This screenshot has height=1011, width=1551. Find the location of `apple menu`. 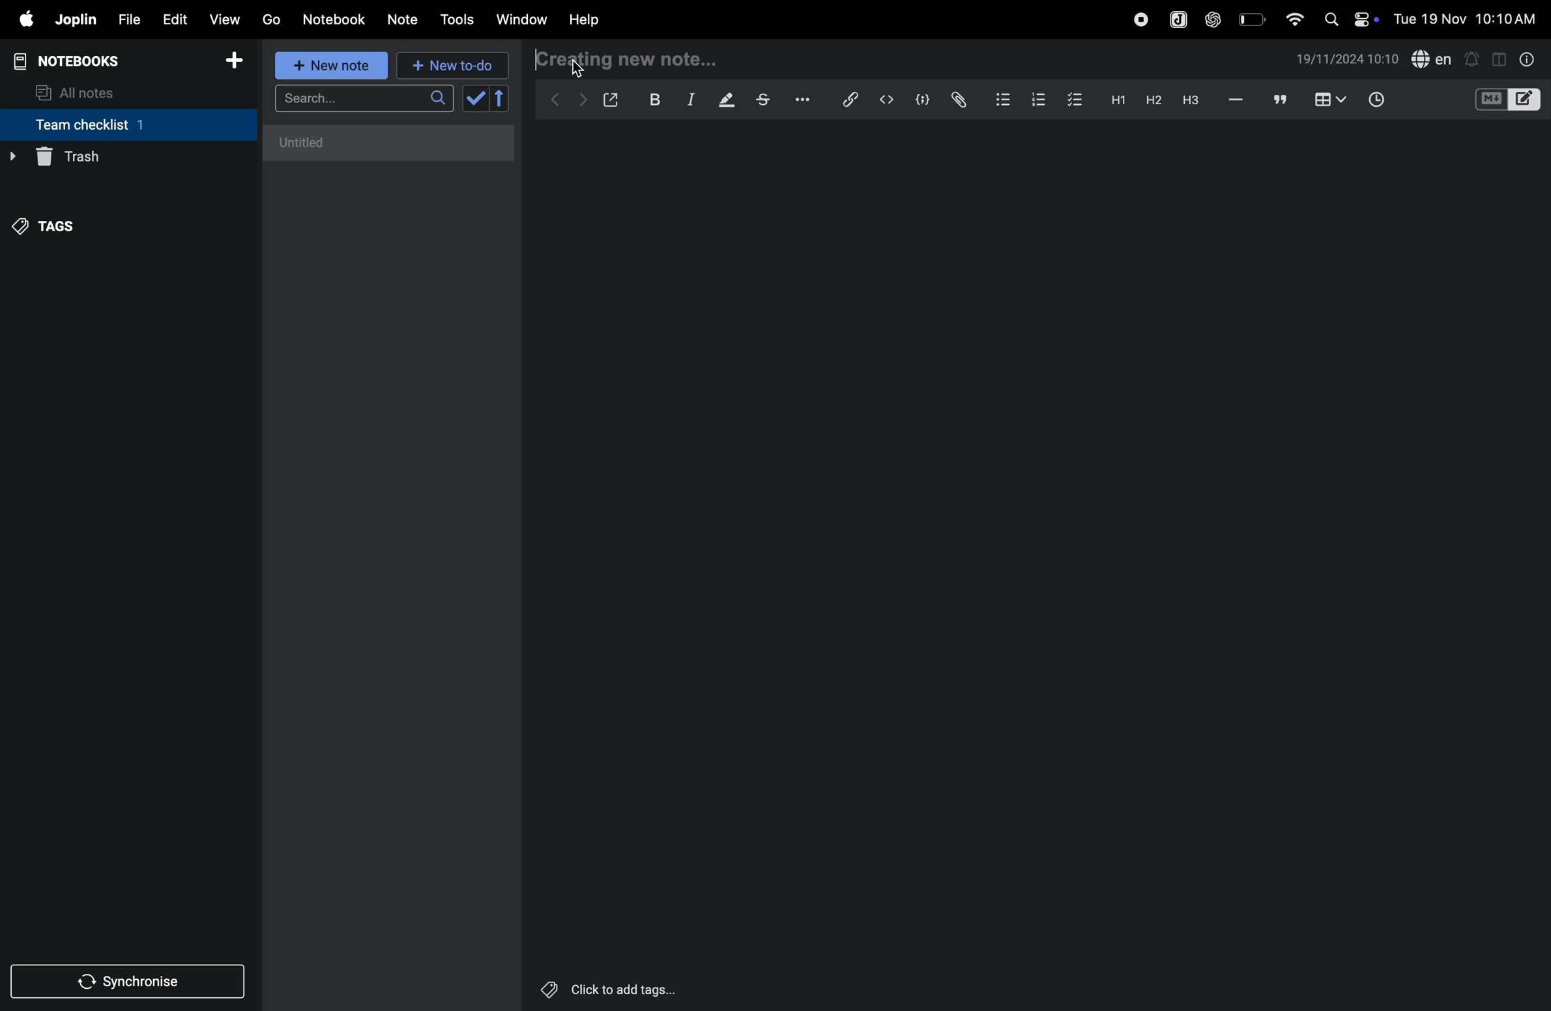

apple menu is located at coordinates (25, 20).